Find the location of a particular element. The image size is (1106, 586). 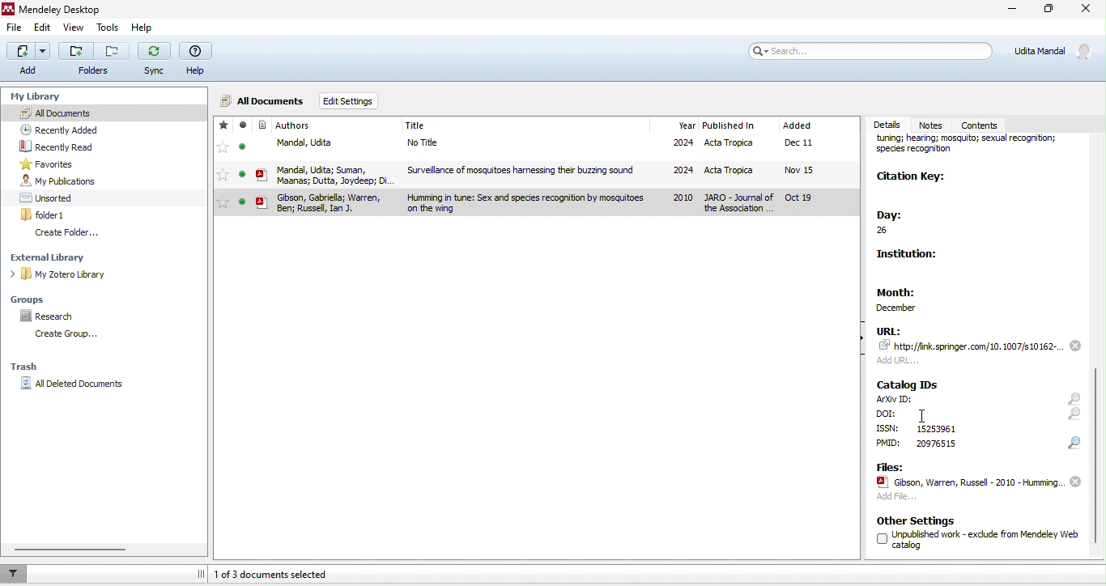

trash is located at coordinates (26, 368).